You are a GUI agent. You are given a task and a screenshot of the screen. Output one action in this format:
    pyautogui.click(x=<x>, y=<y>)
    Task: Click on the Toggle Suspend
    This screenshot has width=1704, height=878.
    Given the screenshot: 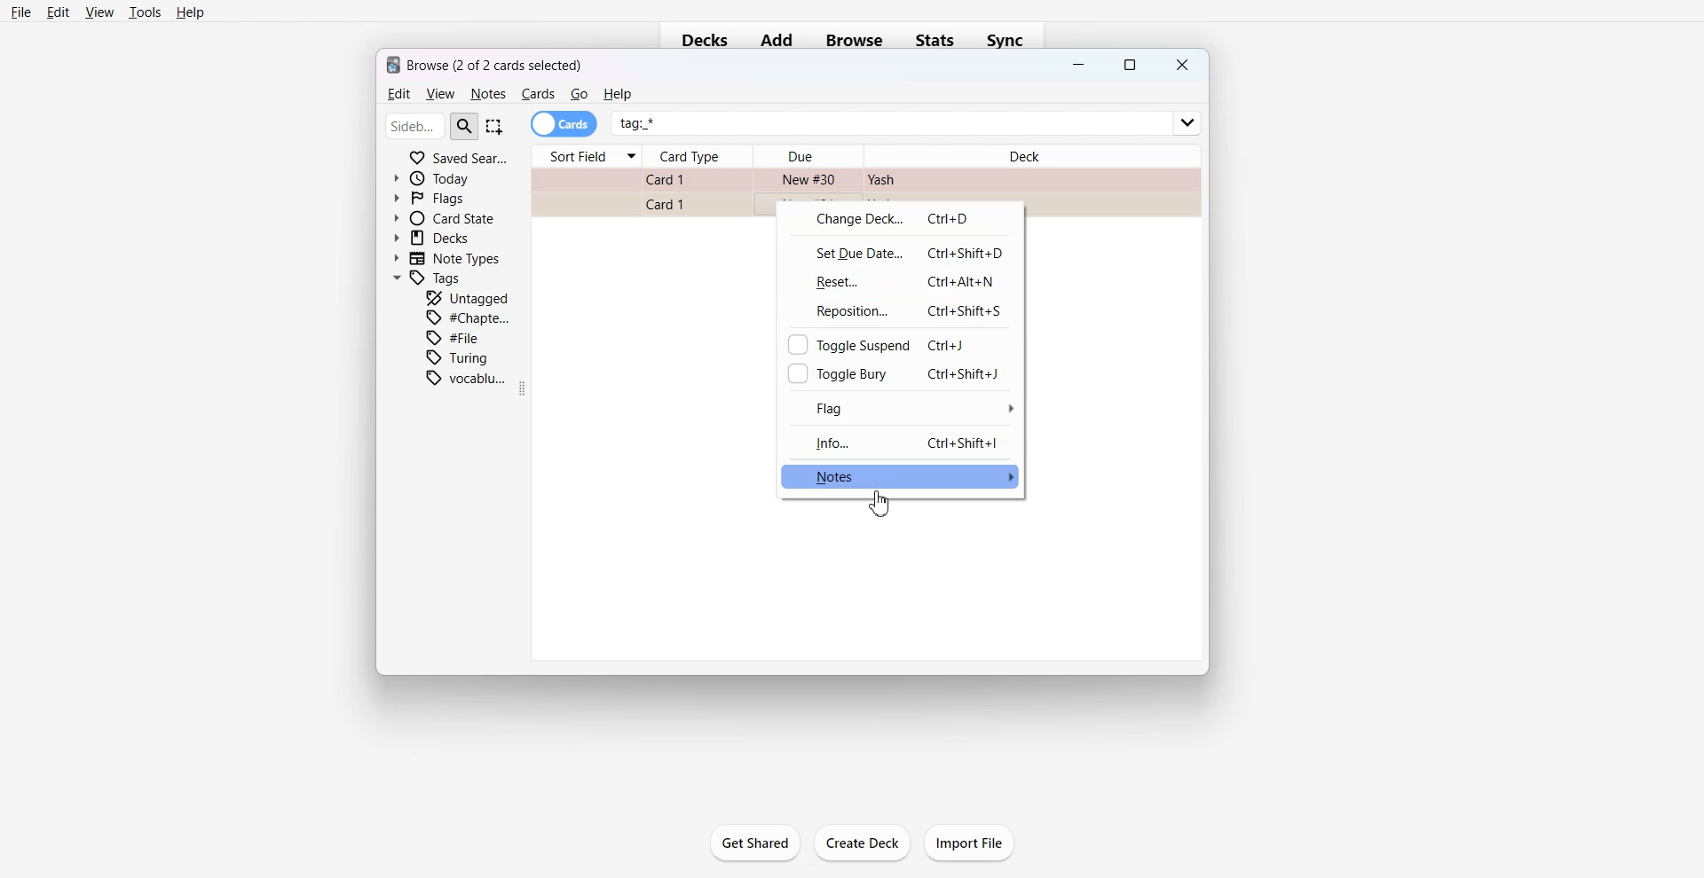 What is the action you would take?
    pyautogui.click(x=898, y=343)
    